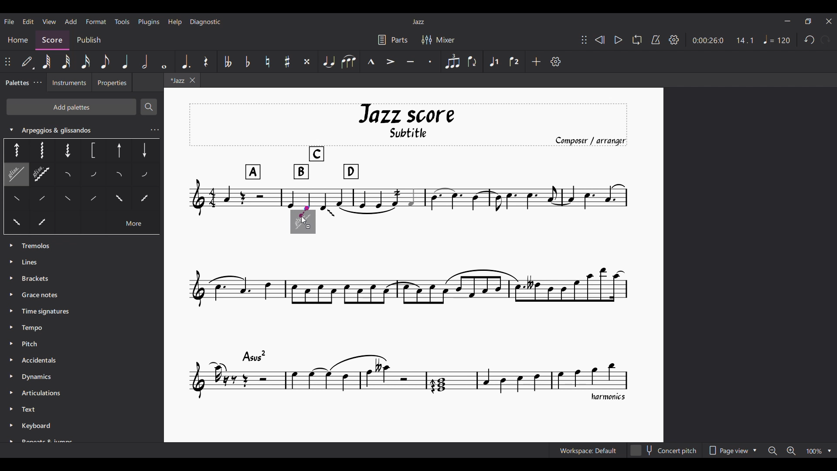 Image resolution: width=837 pixels, height=471 pixels. Describe the element at coordinates (40, 378) in the screenshot. I see `Dynamics` at that location.